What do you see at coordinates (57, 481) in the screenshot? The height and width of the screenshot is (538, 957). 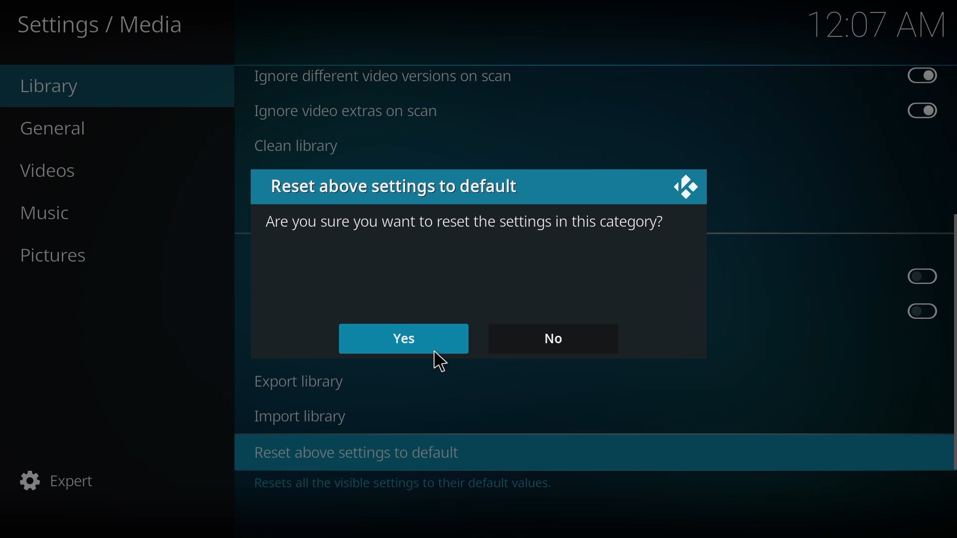 I see `expert` at bounding box center [57, 481].